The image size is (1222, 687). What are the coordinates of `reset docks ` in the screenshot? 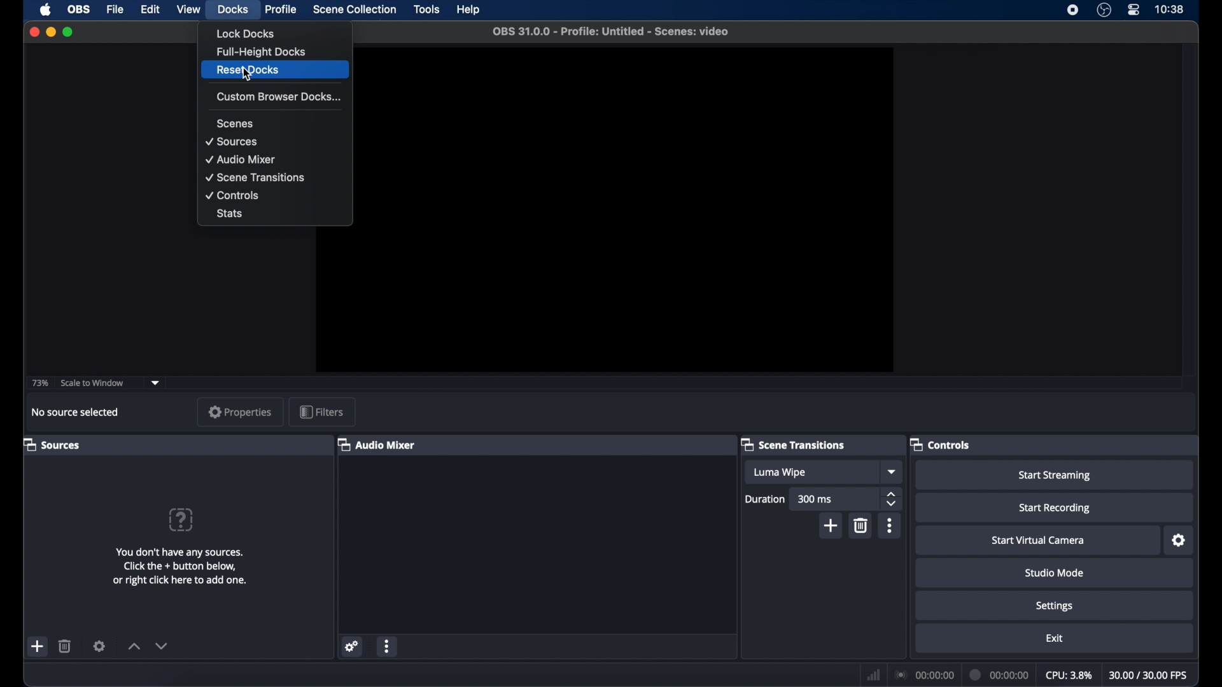 It's located at (249, 71).